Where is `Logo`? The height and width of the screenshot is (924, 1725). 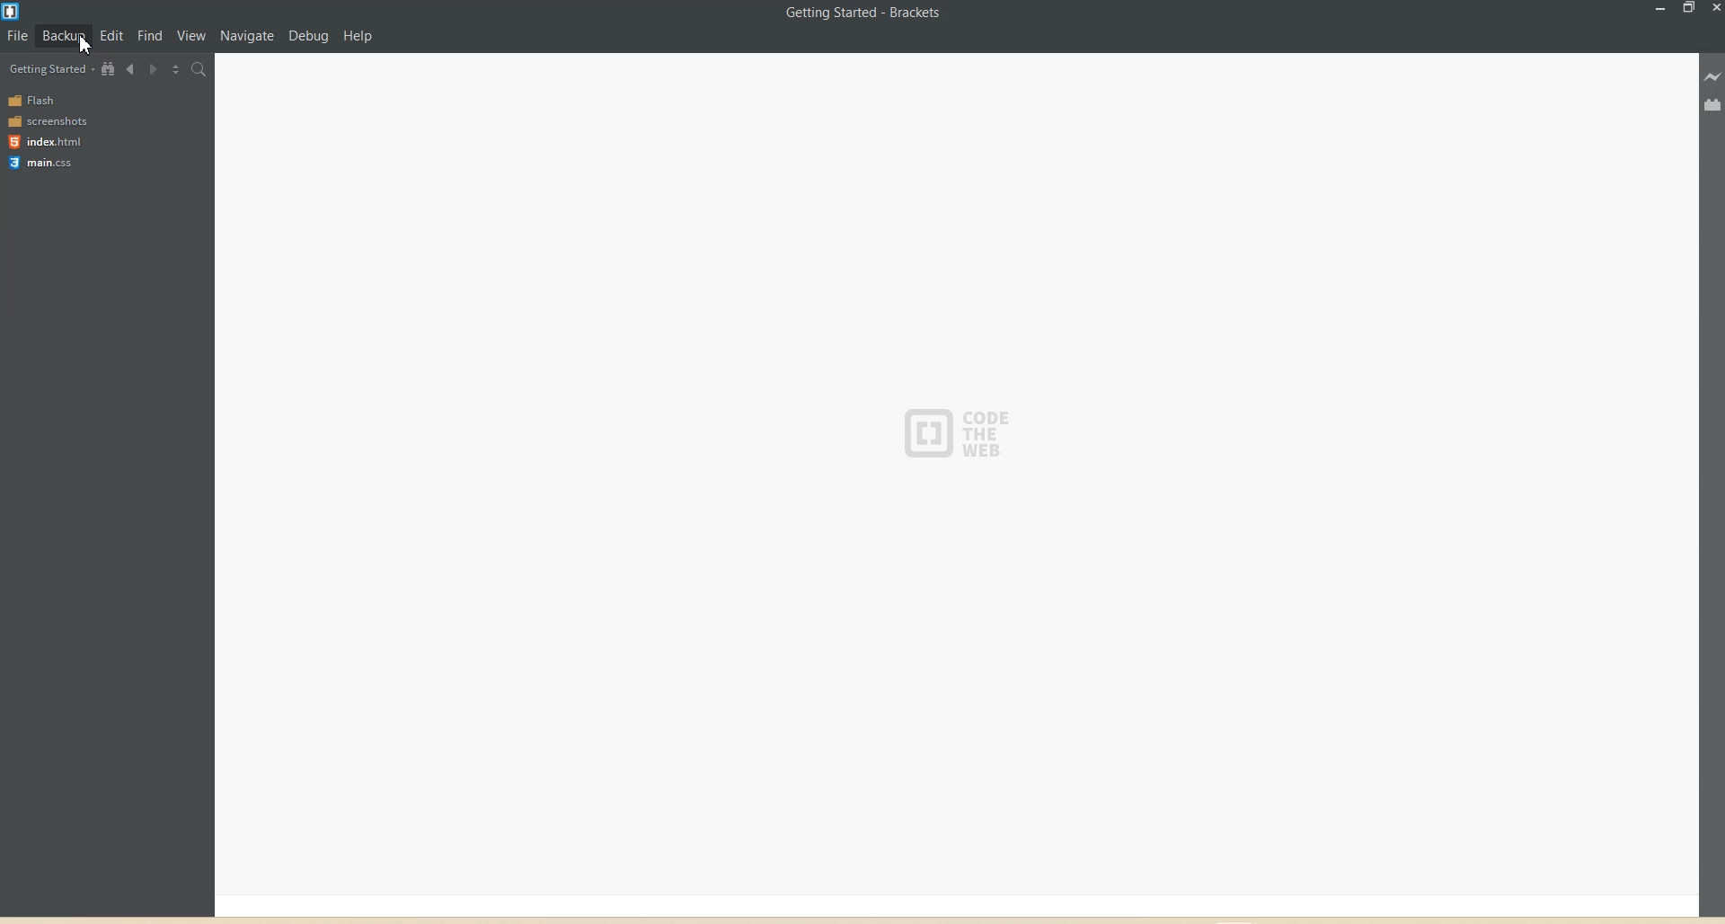 Logo is located at coordinates (13, 12).